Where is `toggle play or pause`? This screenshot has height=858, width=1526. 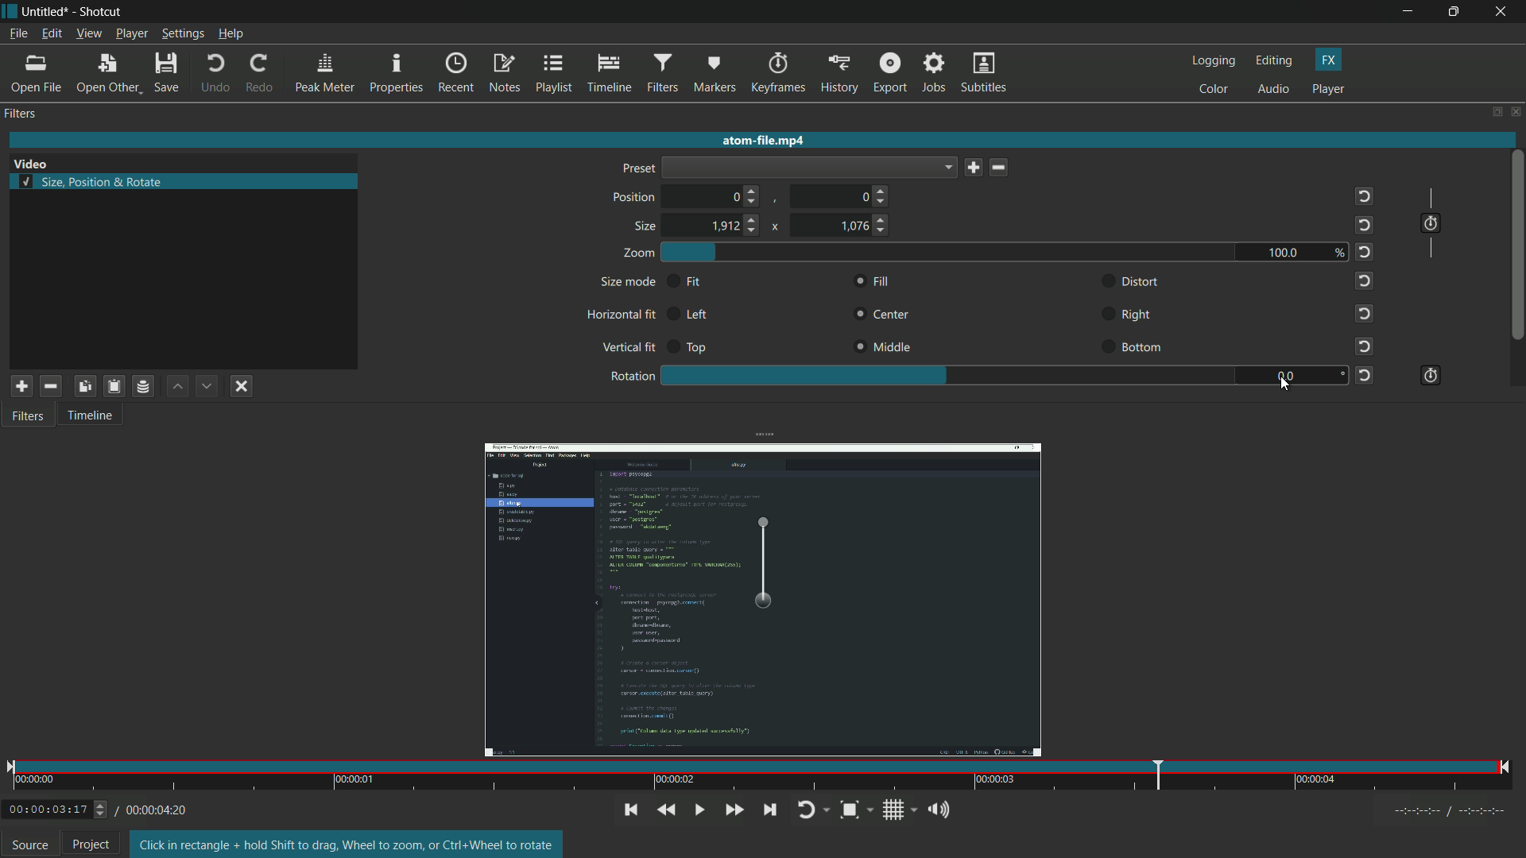 toggle play or pause is located at coordinates (699, 811).